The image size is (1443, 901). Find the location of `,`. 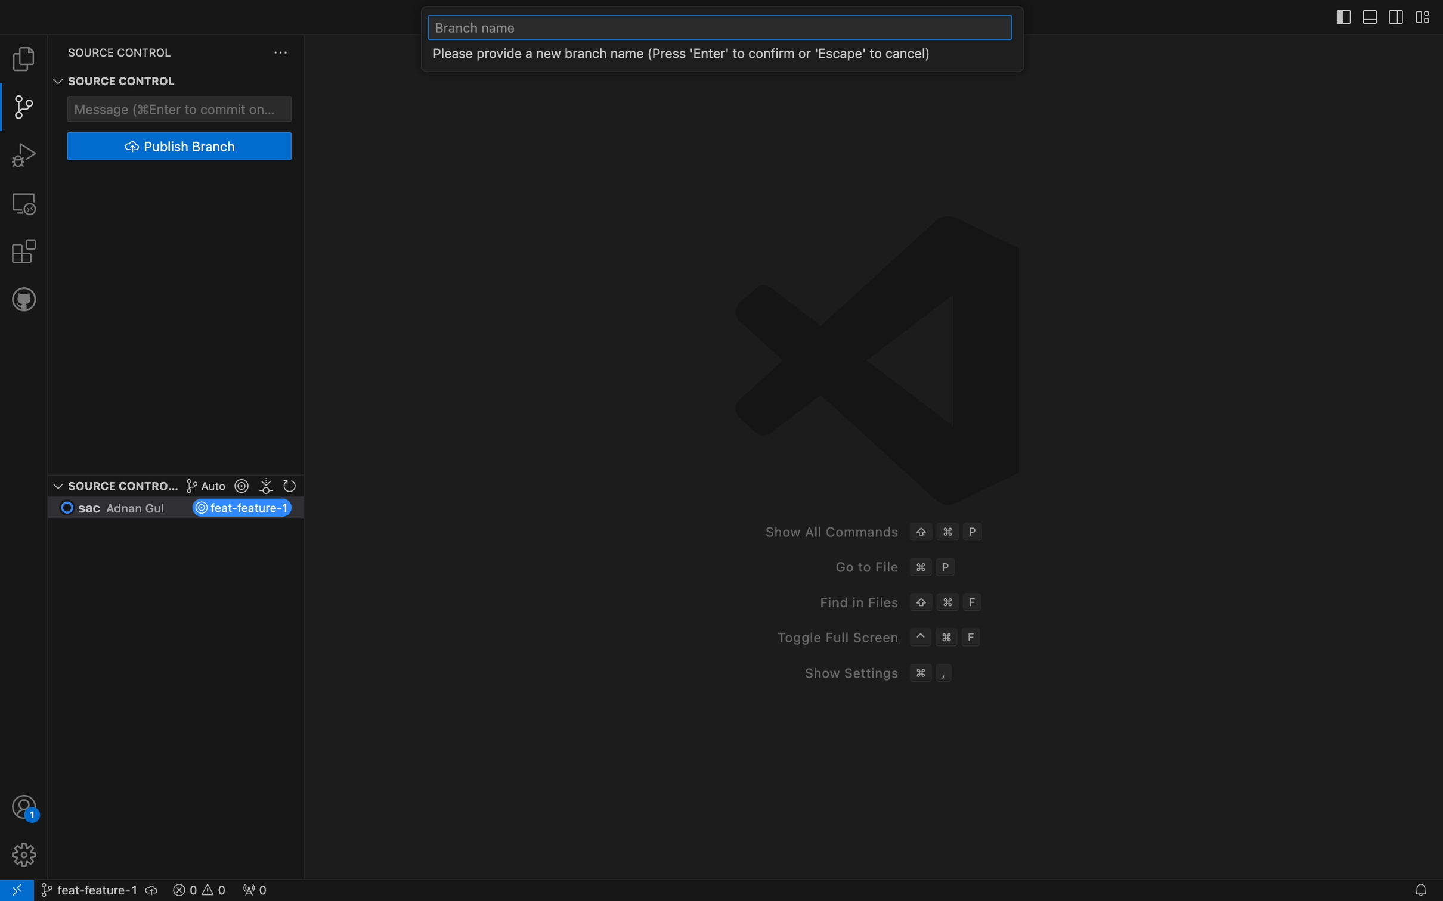

, is located at coordinates (946, 673).